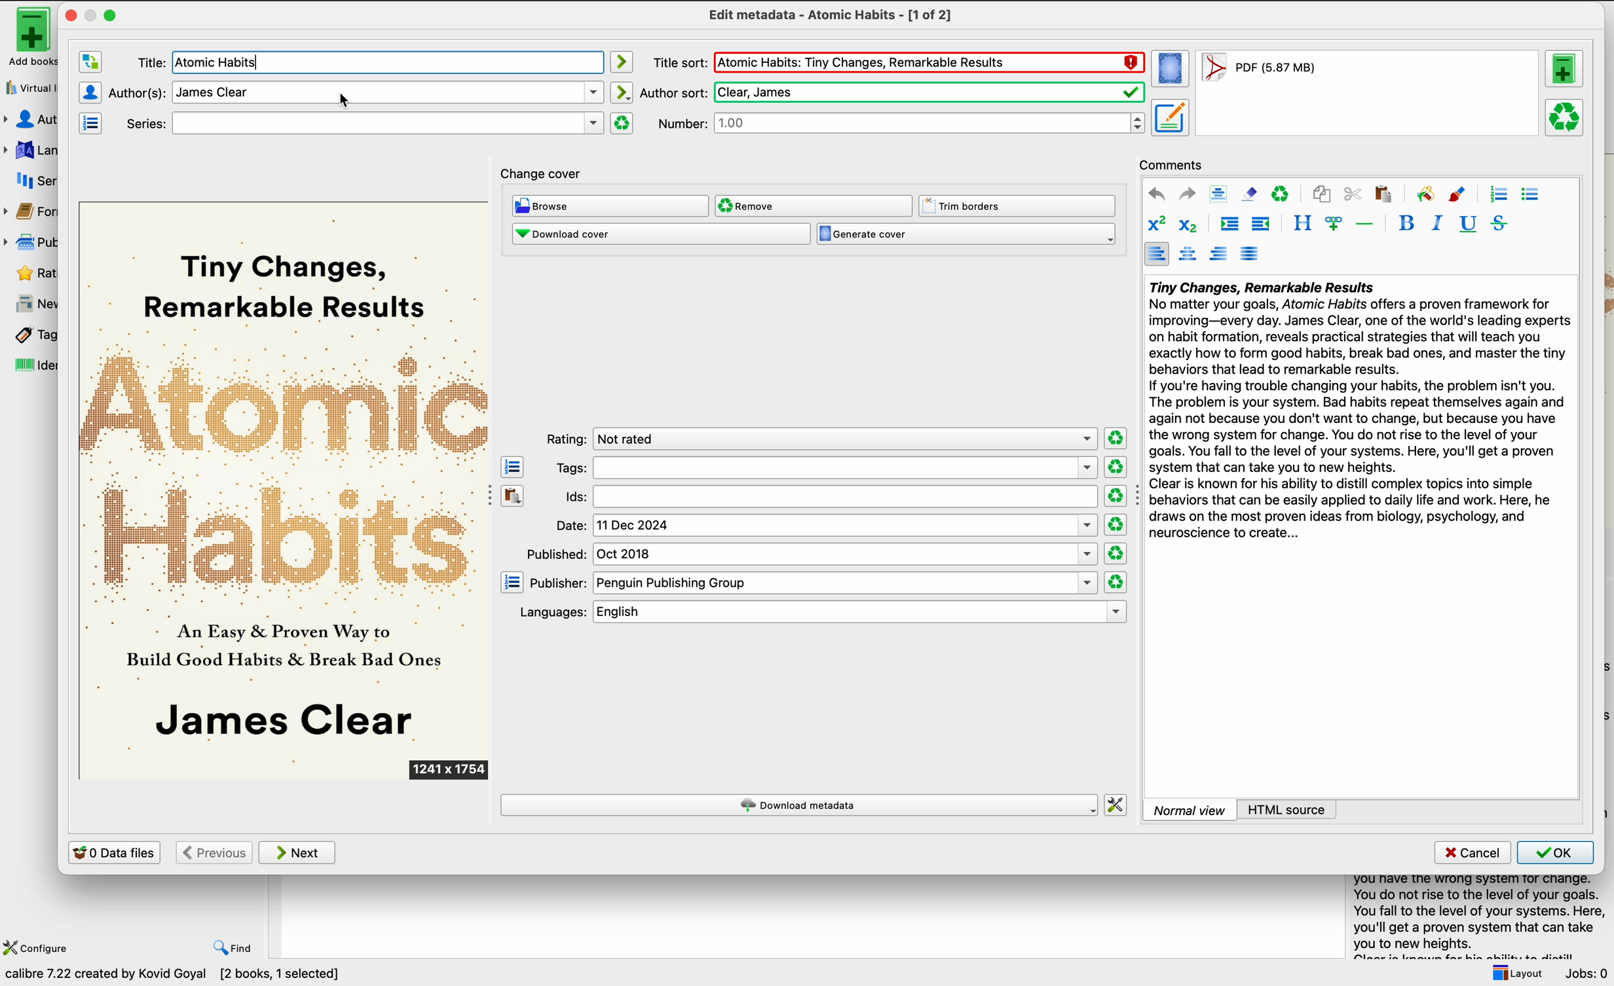 This screenshot has height=986, width=1614. I want to click on HTML source, so click(1287, 809).